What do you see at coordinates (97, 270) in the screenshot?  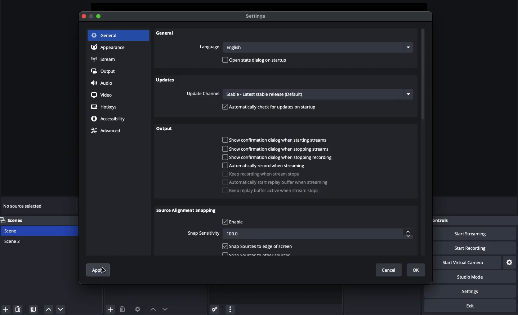 I see `apply` at bounding box center [97, 270].